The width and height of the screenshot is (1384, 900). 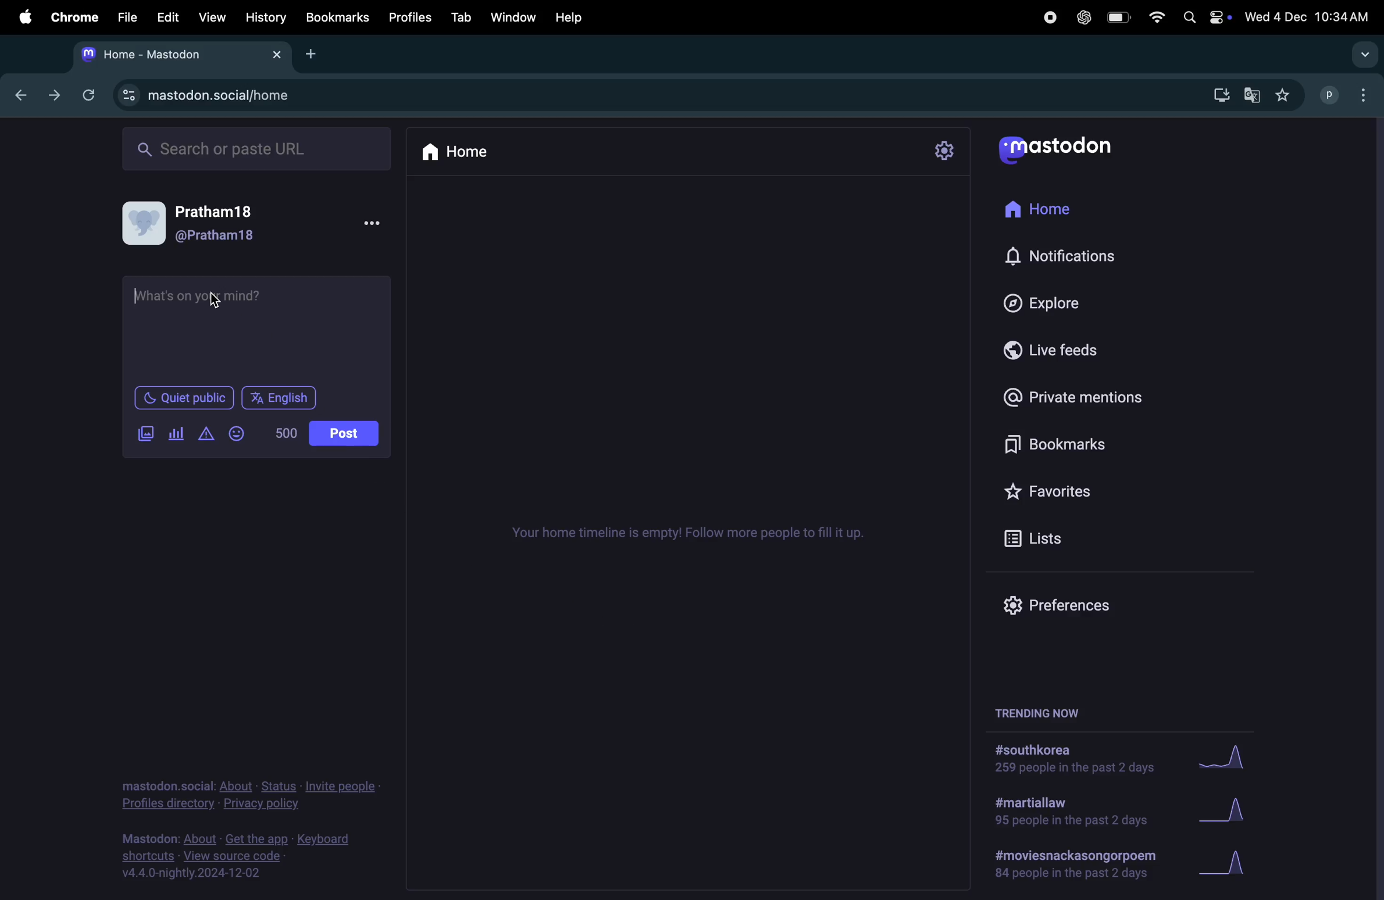 I want to click on drop down, so click(x=1365, y=55).